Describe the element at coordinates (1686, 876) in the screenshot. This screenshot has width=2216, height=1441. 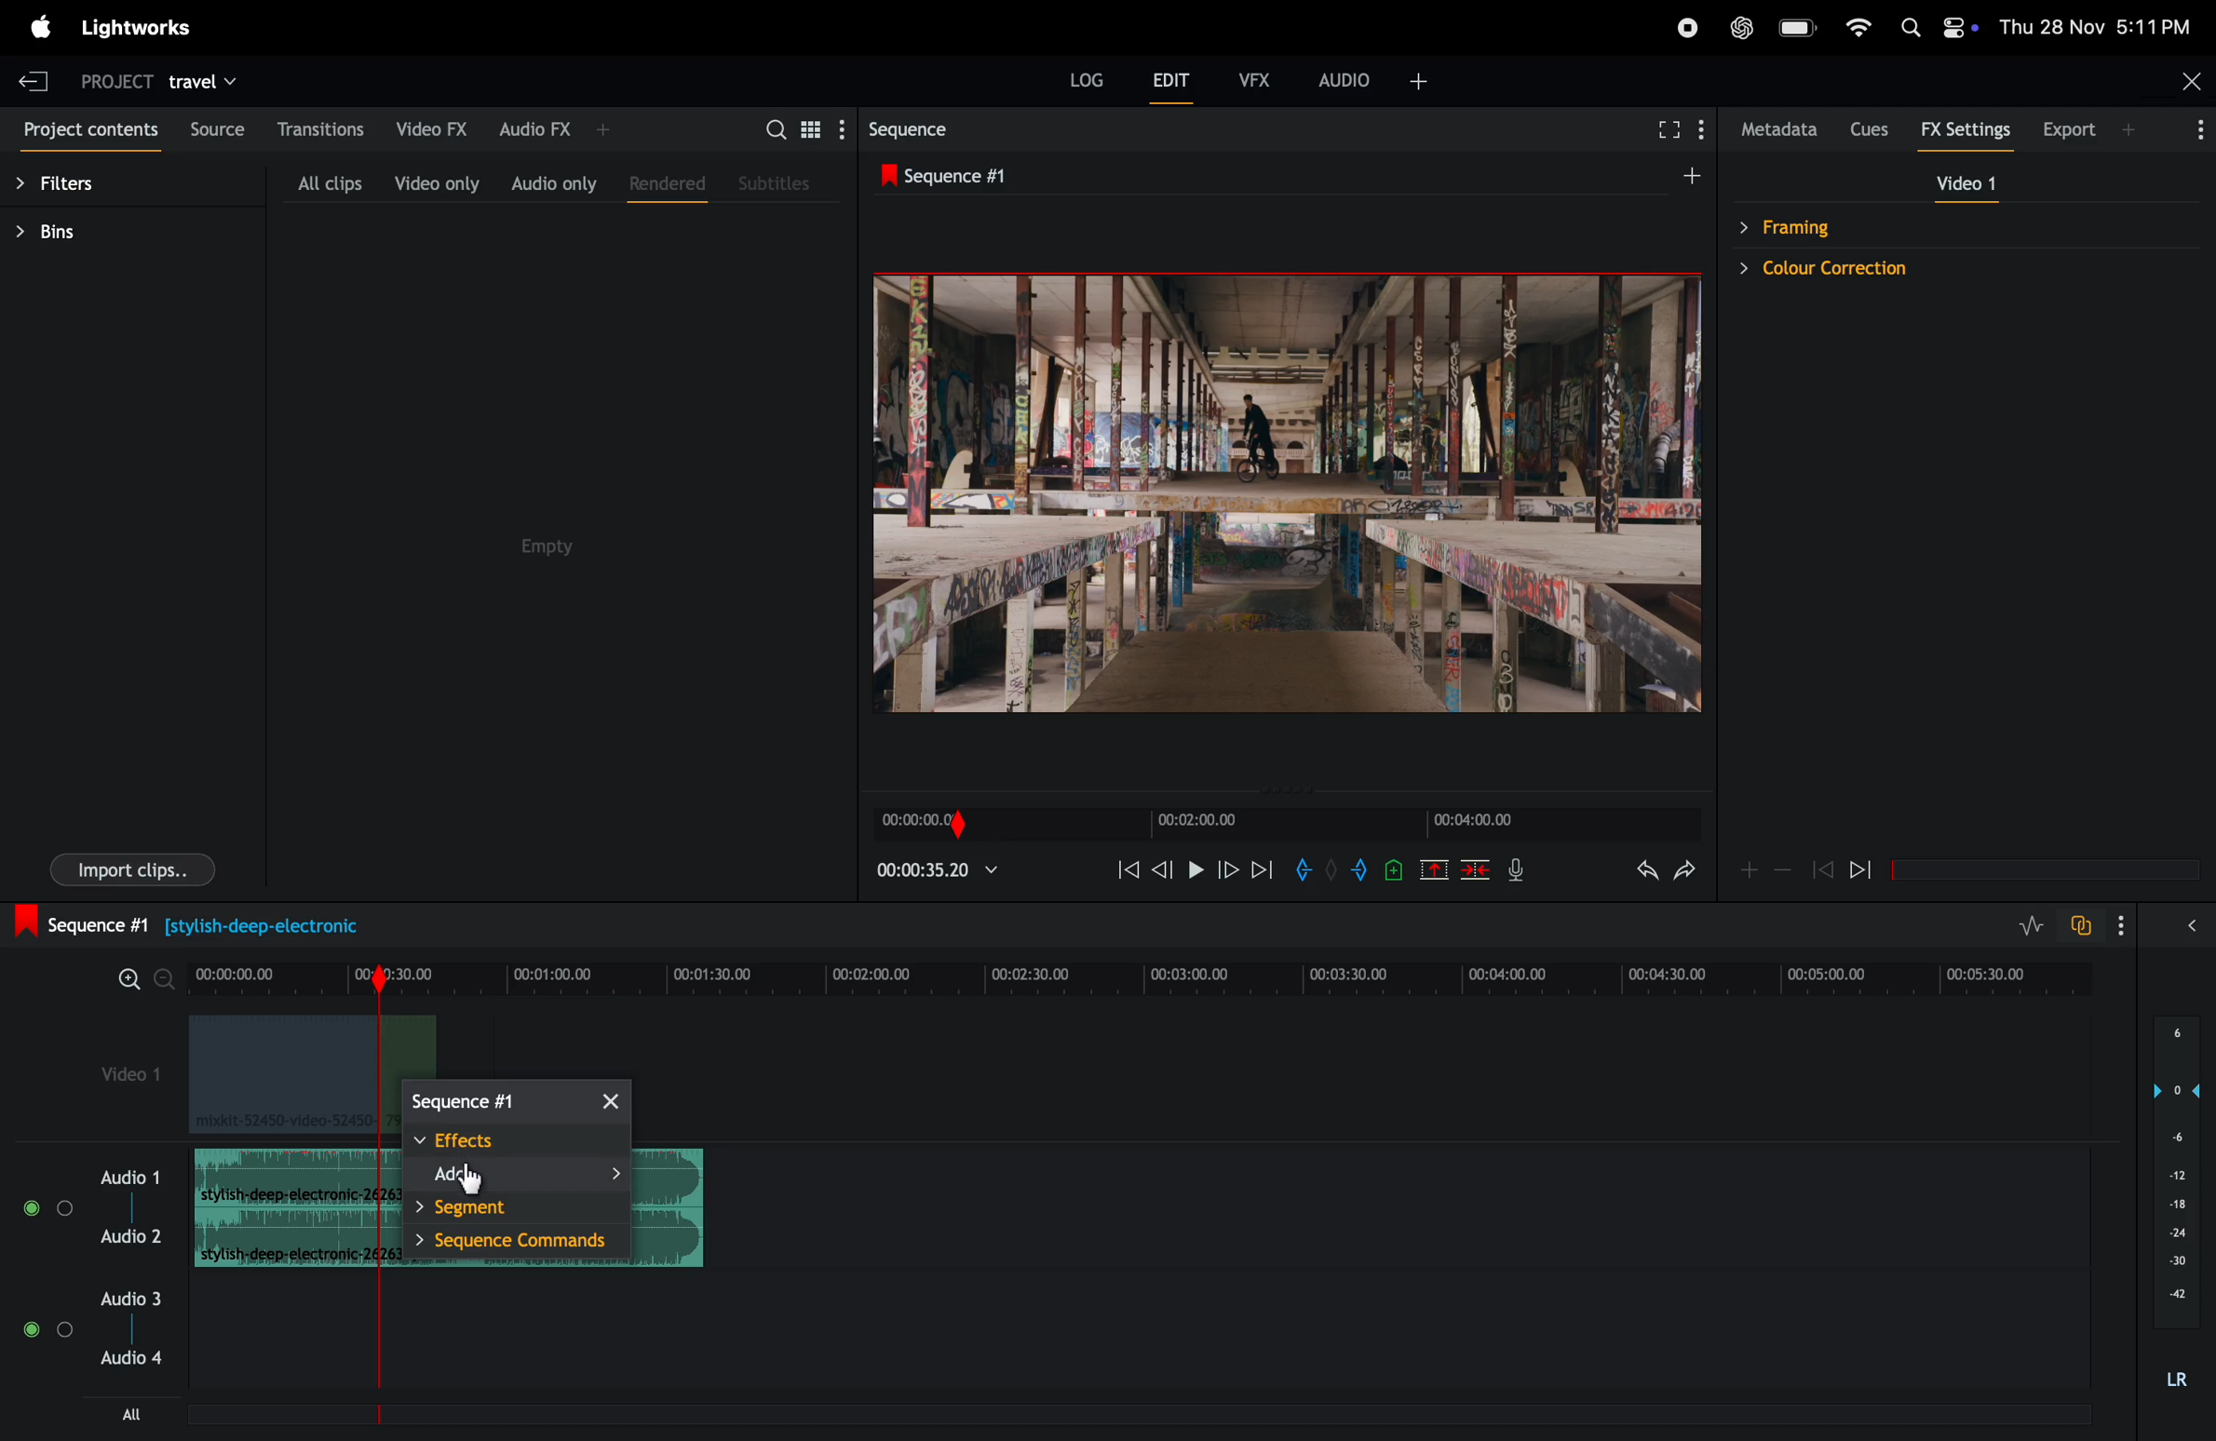
I see `redo` at that location.